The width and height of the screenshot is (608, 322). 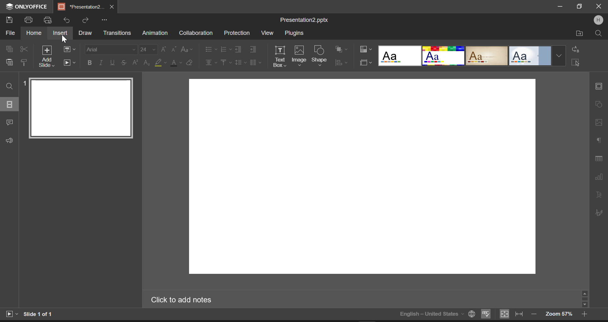 What do you see at coordinates (147, 62) in the screenshot?
I see `Superscript` at bounding box center [147, 62].